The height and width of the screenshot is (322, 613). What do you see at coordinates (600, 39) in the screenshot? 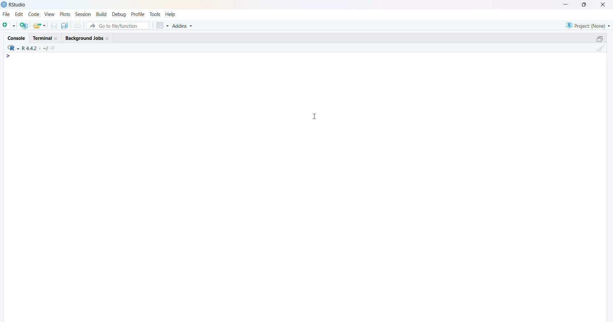
I see `open in separate window` at bounding box center [600, 39].